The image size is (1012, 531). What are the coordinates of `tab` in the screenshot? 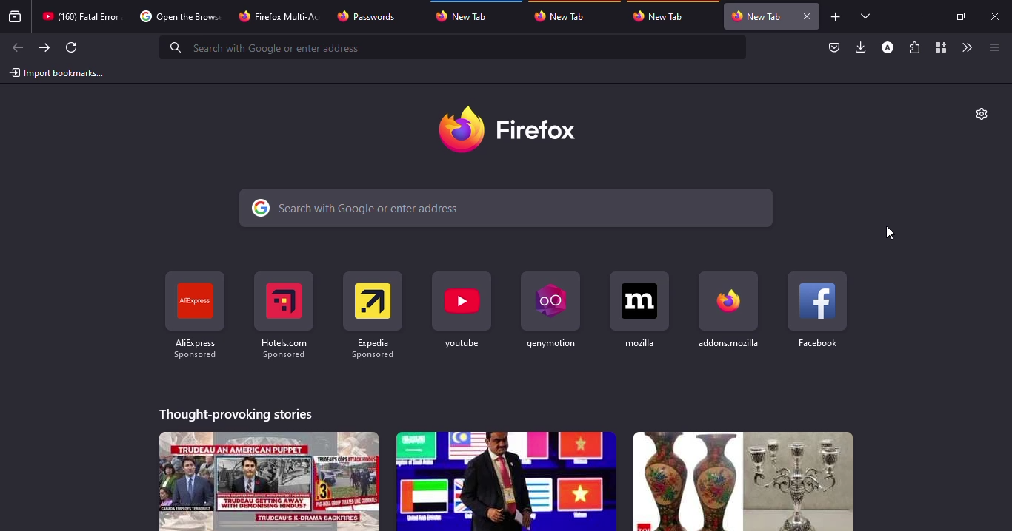 It's located at (373, 16).